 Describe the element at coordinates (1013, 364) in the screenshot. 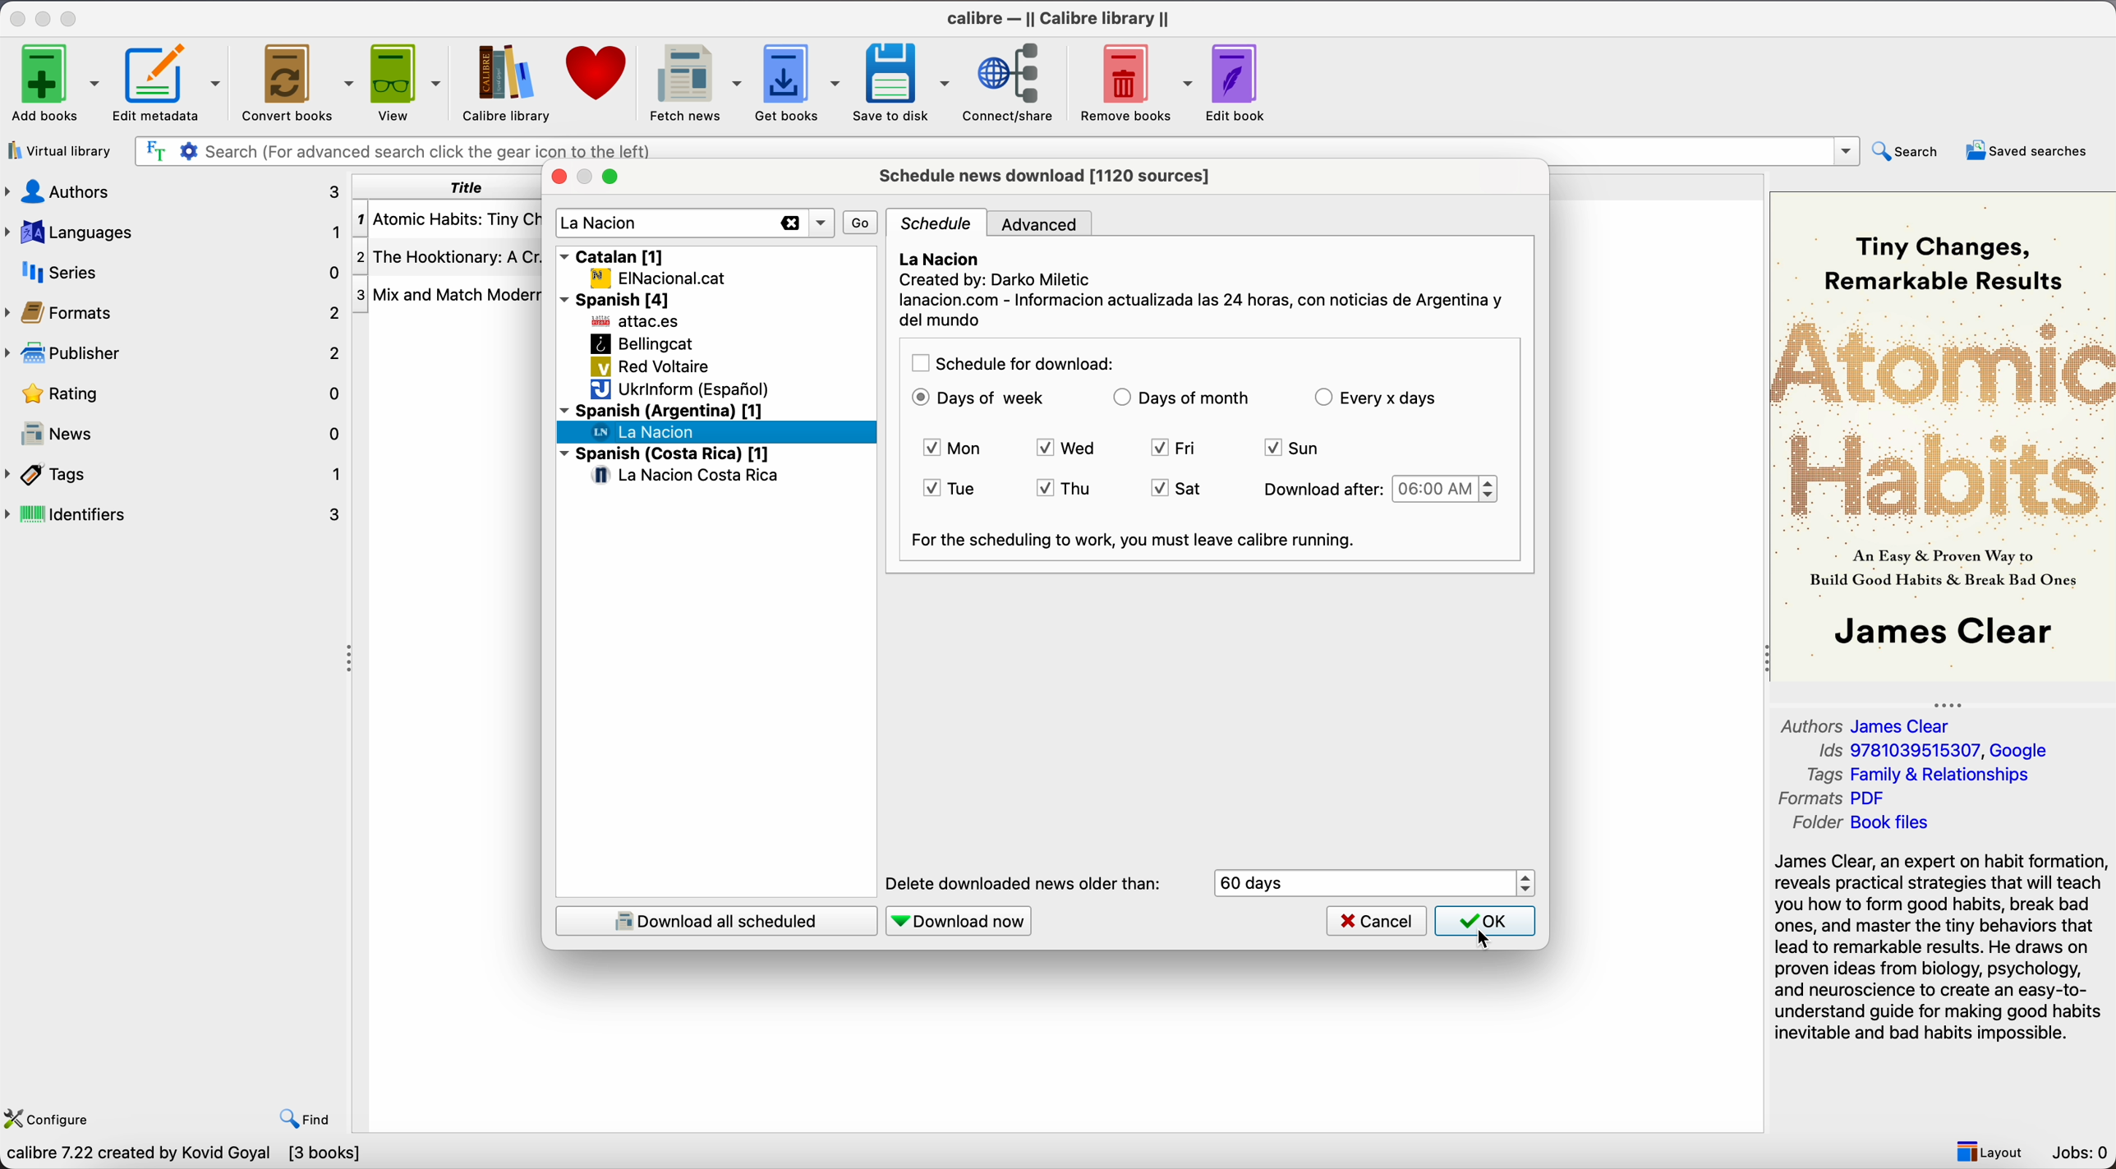

I see `schedule for download:` at that location.